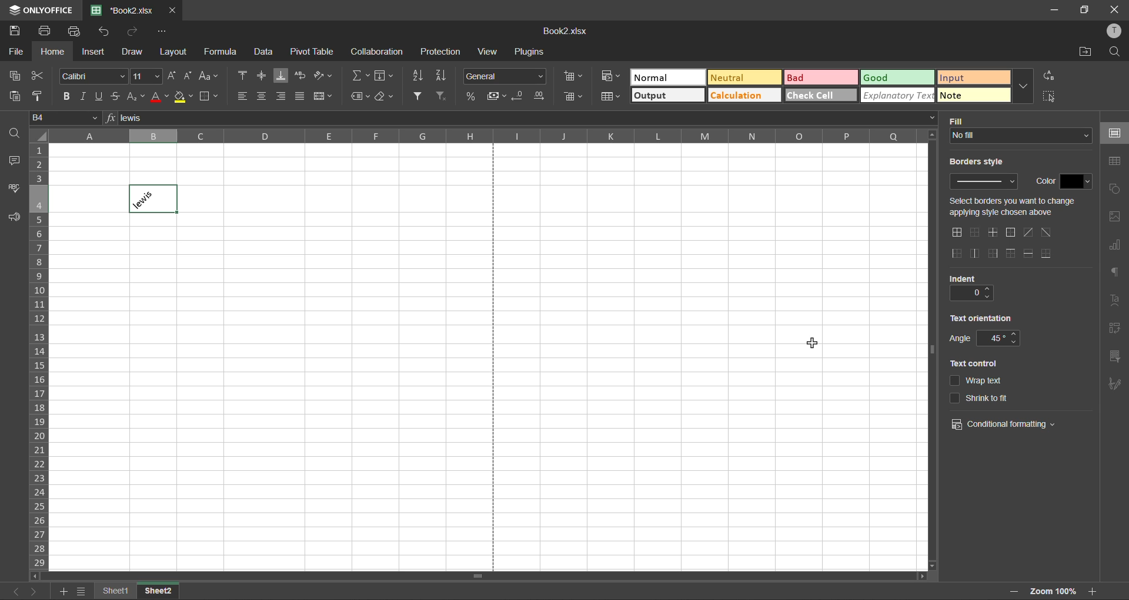 This screenshot has width=1129, height=600. I want to click on charts, so click(1114, 248).